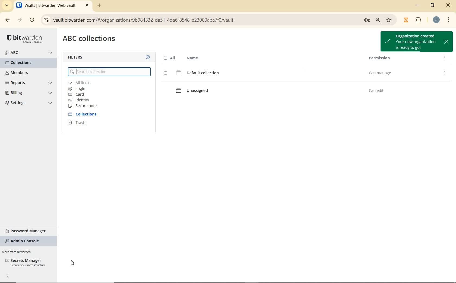 Image resolution: width=456 pixels, height=283 pixels. What do you see at coordinates (406, 19) in the screenshot?
I see `JIBBLE` at bounding box center [406, 19].